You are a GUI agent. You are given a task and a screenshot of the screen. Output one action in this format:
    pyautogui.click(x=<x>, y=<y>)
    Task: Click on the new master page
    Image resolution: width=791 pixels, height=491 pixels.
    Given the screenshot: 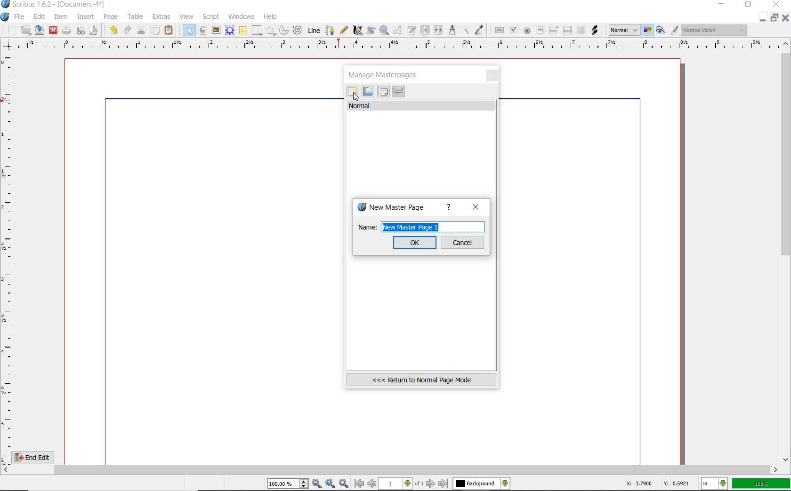 What is the action you would take?
    pyautogui.click(x=393, y=207)
    